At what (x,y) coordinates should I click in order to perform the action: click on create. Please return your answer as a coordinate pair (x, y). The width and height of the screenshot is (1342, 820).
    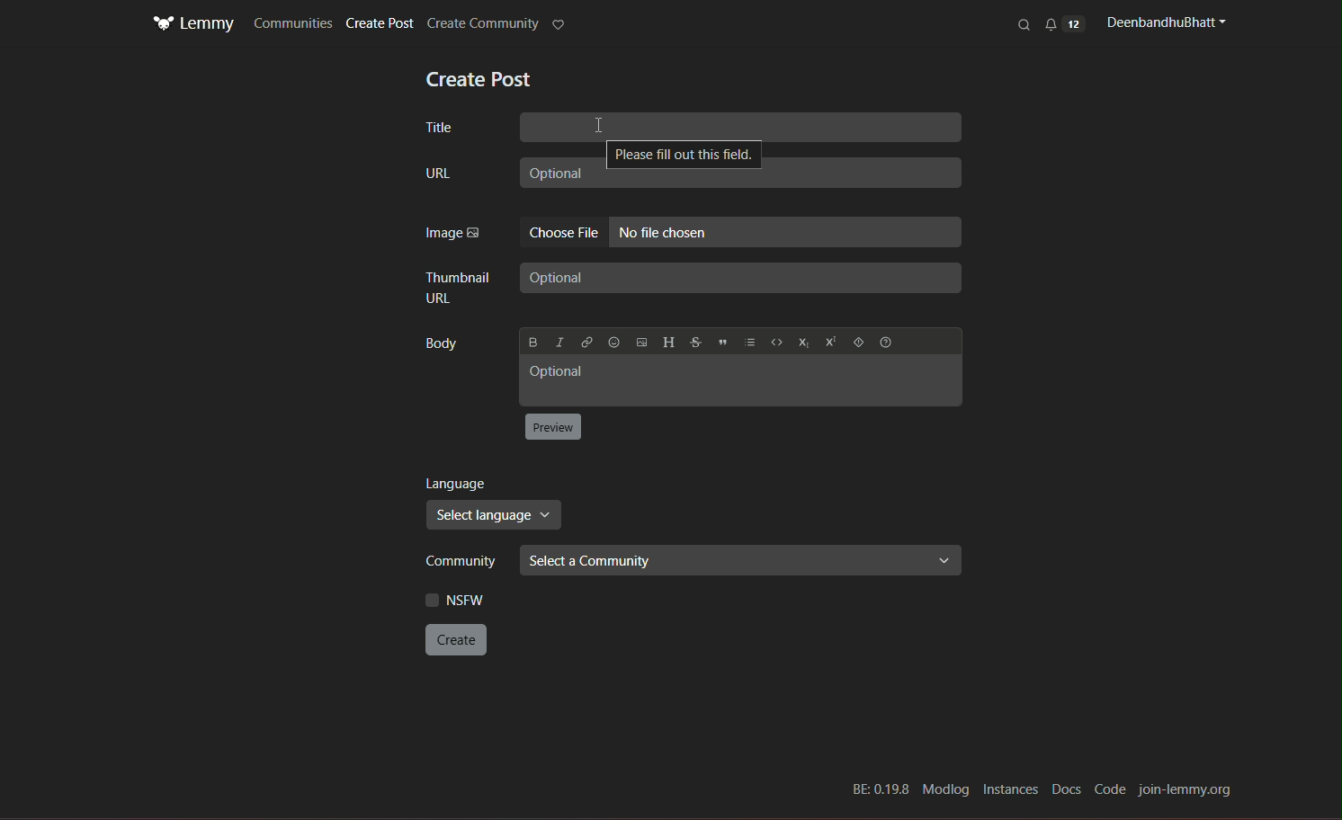
    Looking at the image, I should click on (458, 638).